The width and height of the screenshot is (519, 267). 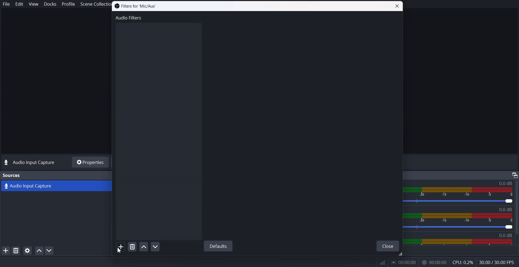 I want to click on , so click(x=514, y=175).